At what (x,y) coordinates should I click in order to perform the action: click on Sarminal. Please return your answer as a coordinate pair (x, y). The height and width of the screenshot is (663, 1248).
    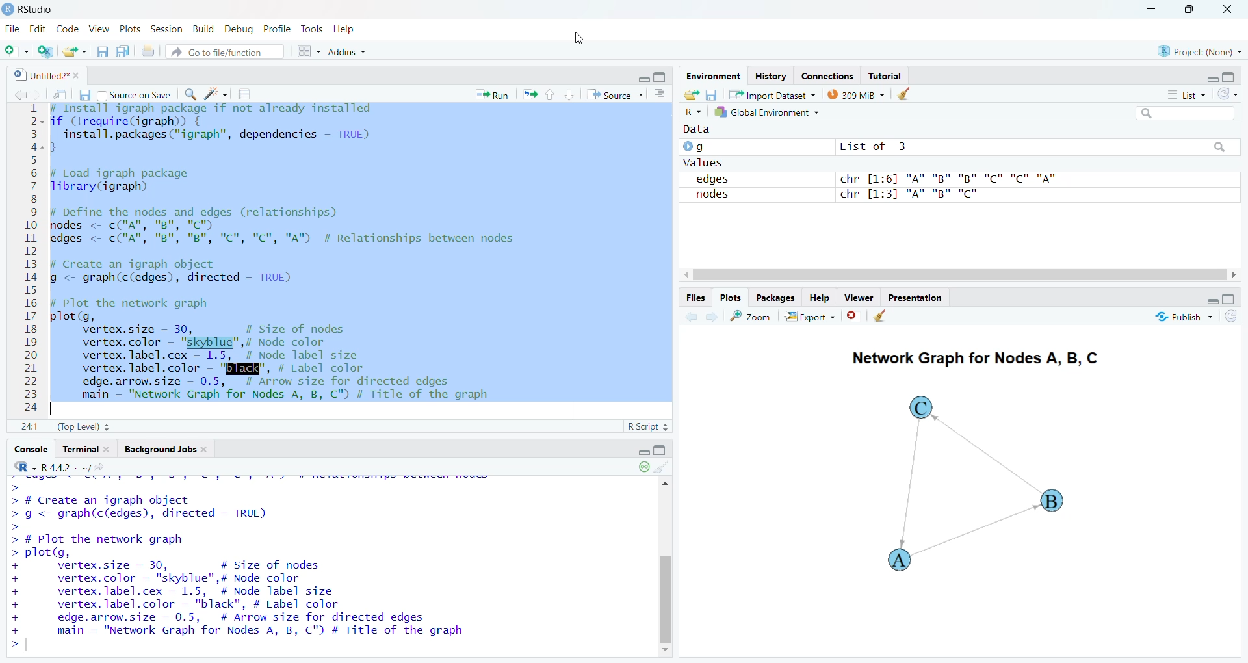
    Looking at the image, I should click on (86, 447).